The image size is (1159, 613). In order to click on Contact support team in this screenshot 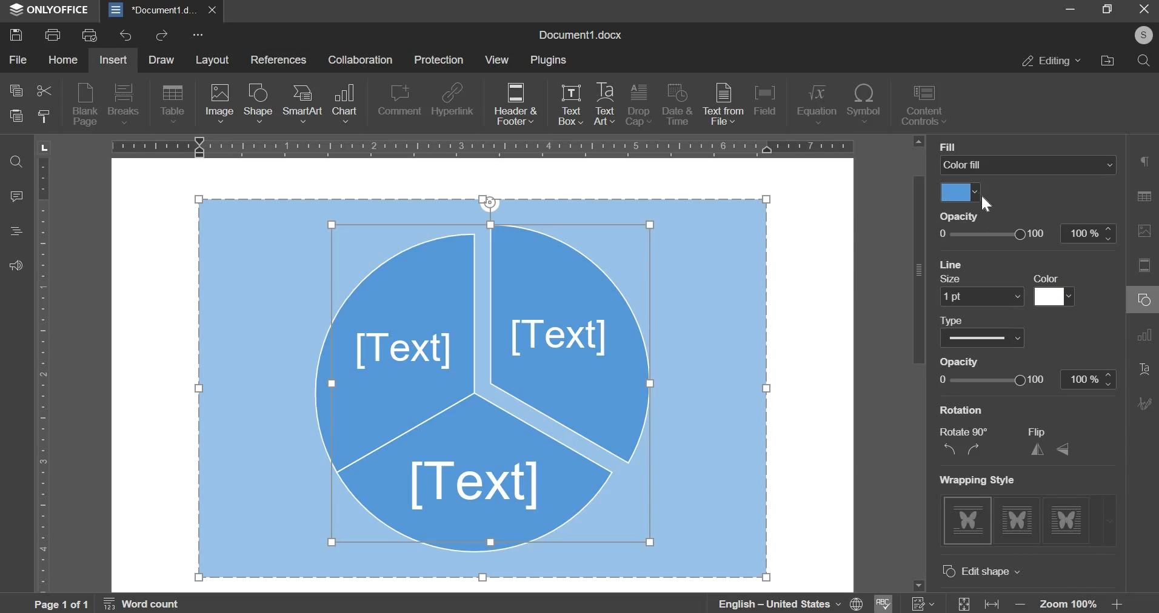, I will do `click(16, 267)`.